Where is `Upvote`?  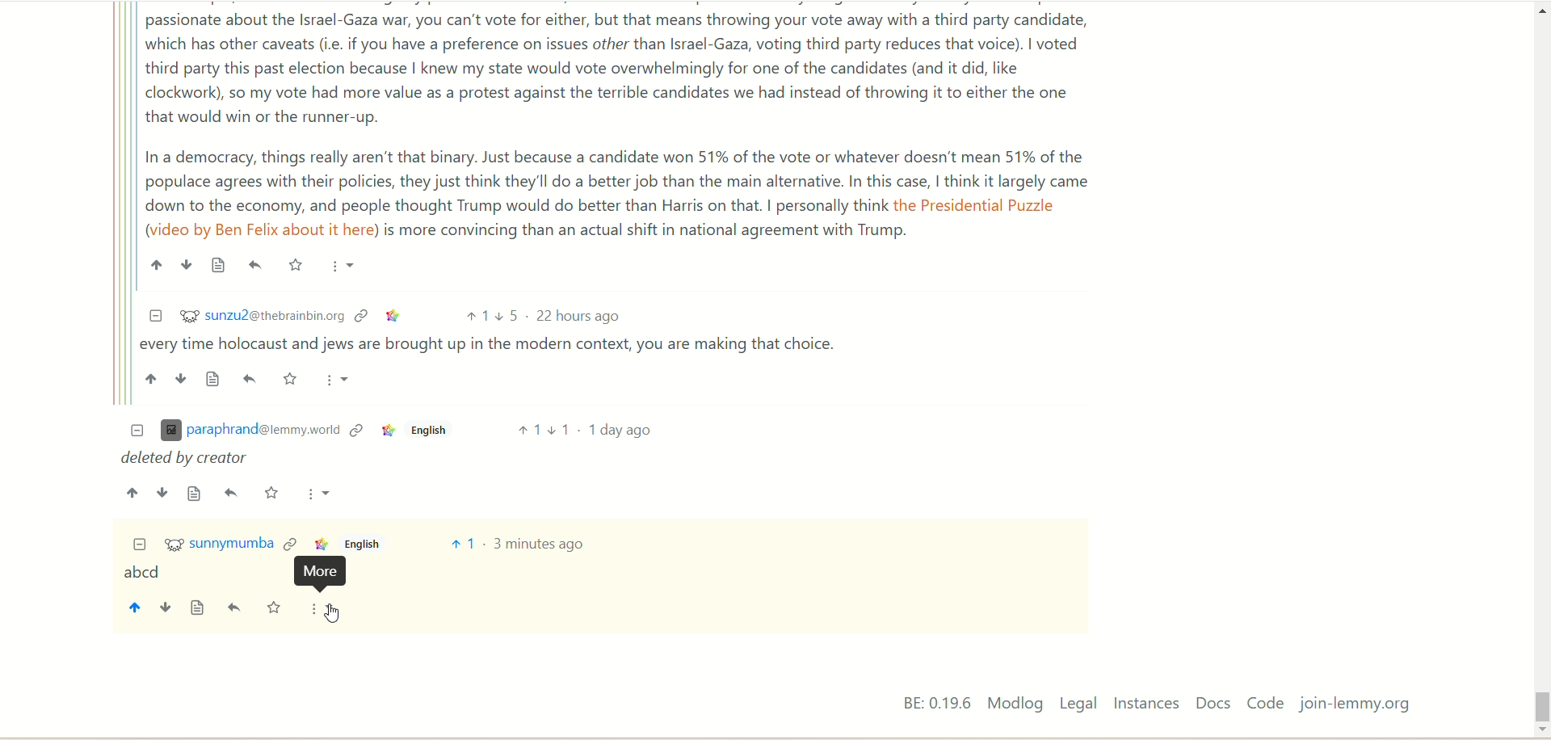
Upvote is located at coordinates (476, 317).